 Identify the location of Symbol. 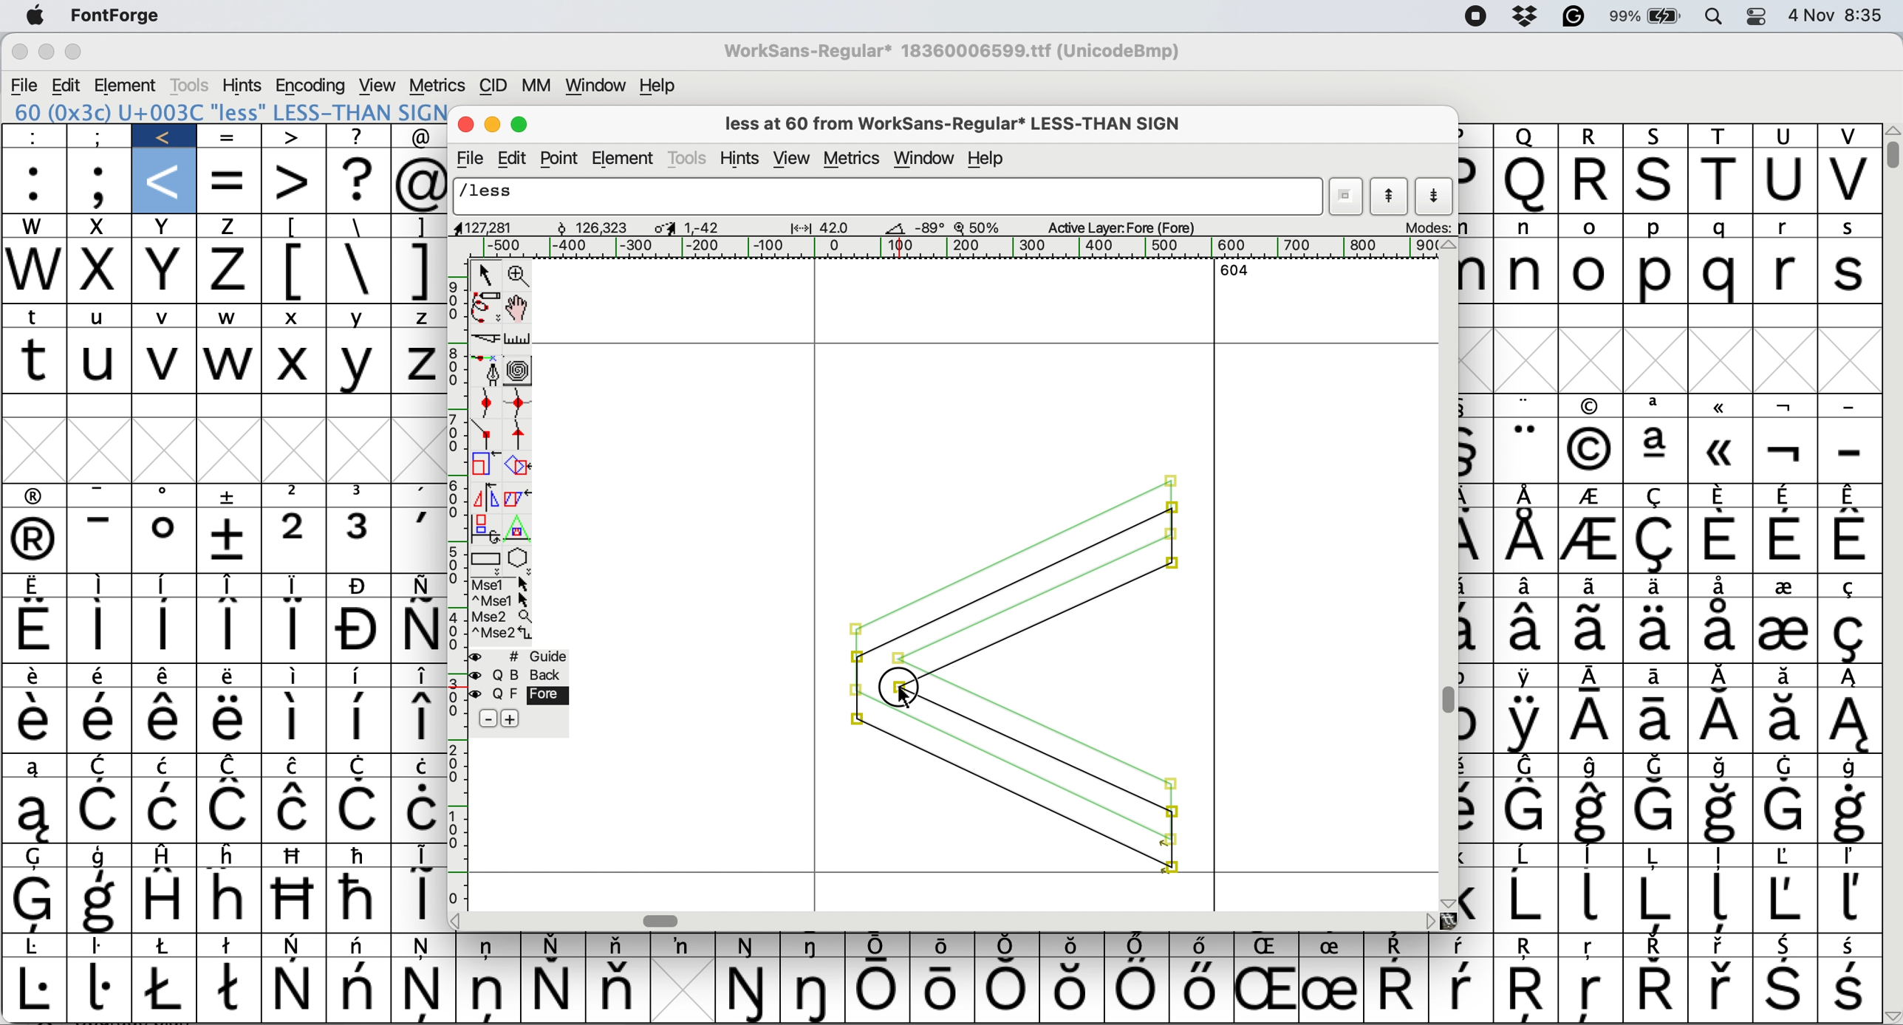
(1785, 946).